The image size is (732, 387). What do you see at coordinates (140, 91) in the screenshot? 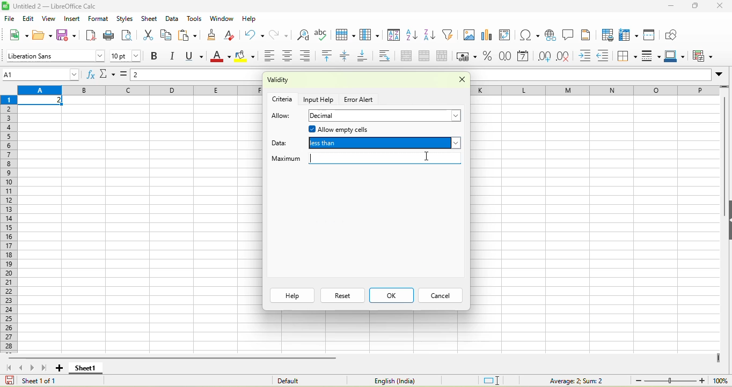
I see `column headings` at bounding box center [140, 91].